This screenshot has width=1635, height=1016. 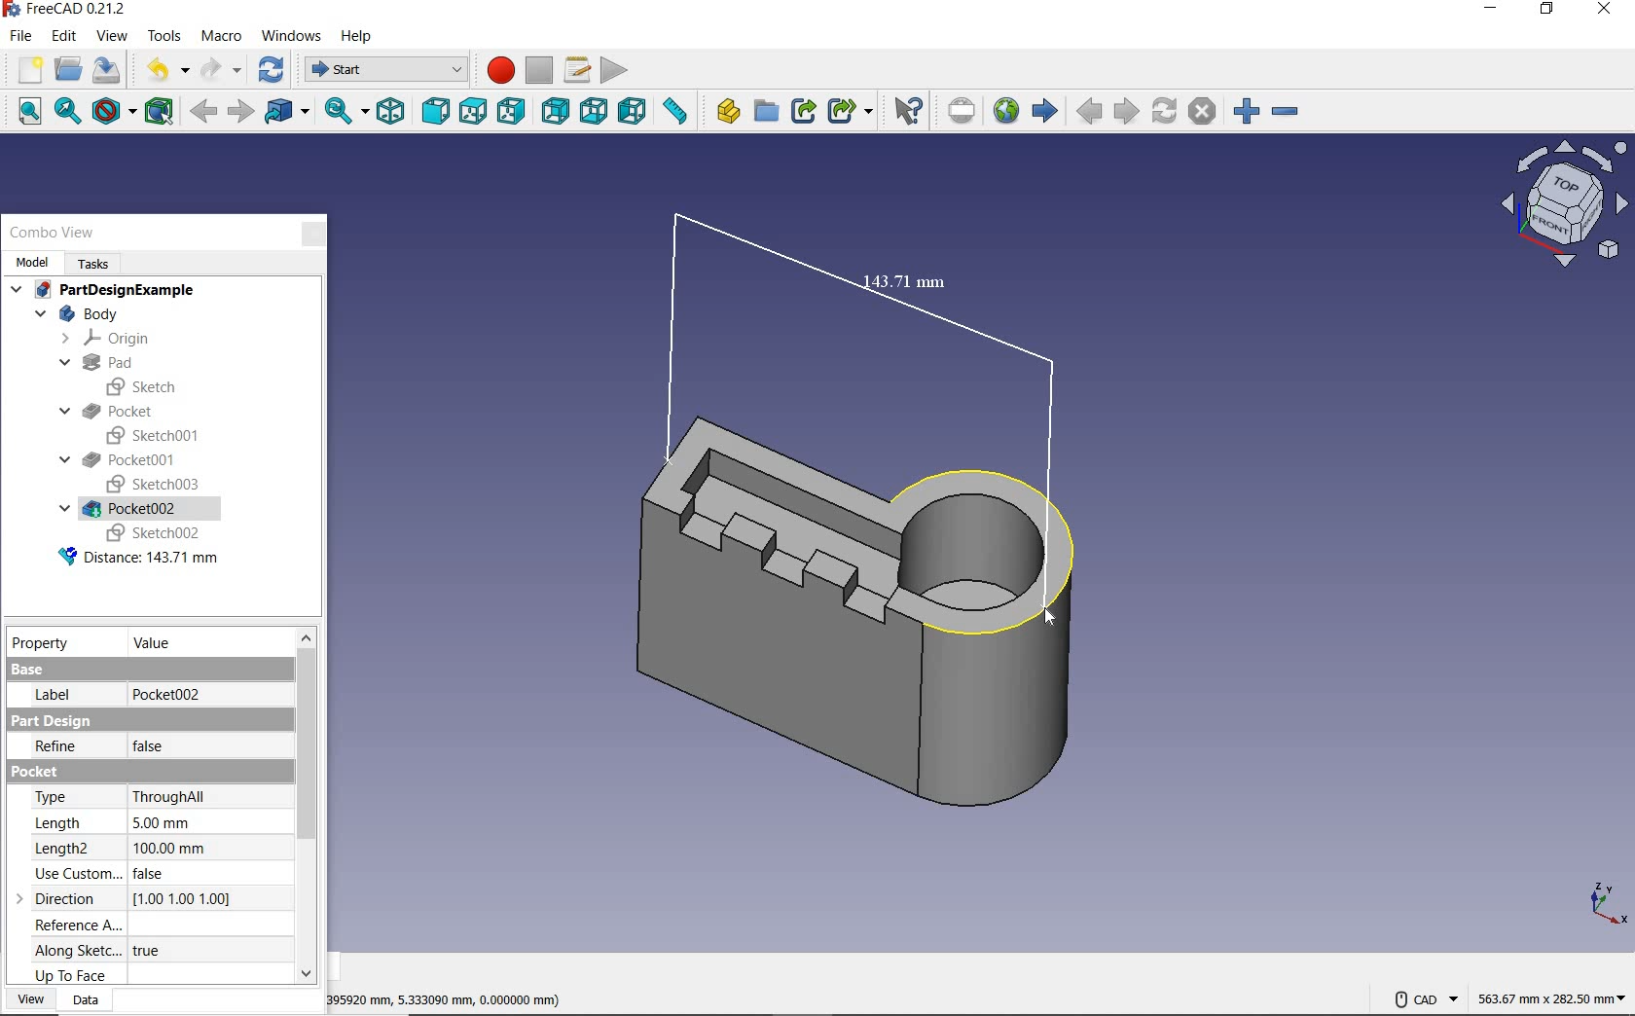 What do you see at coordinates (68, 113) in the screenshot?
I see `fit selection` at bounding box center [68, 113].